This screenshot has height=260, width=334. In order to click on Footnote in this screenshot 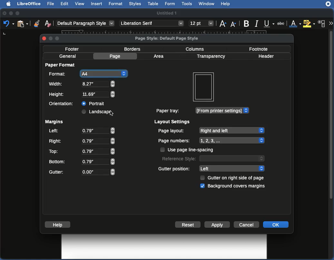, I will do `click(259, 48)`.